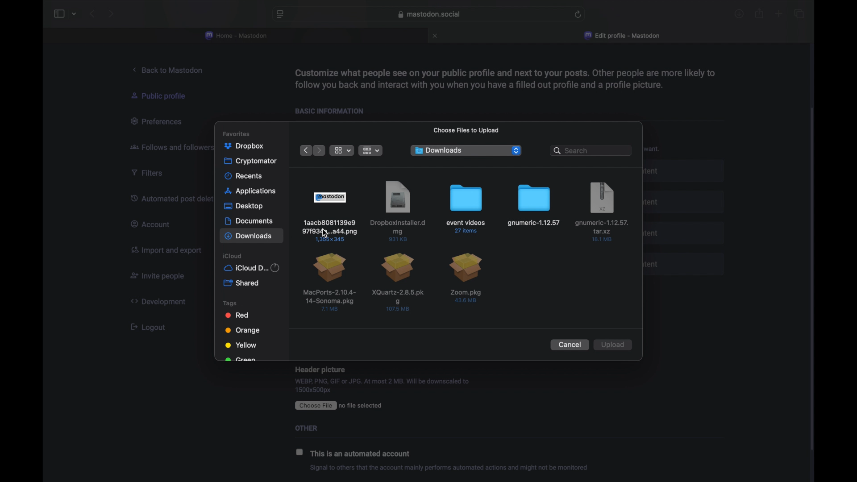  Describe the element at coordinates (466, 278) in the screenshot. I see `file ` at that location.